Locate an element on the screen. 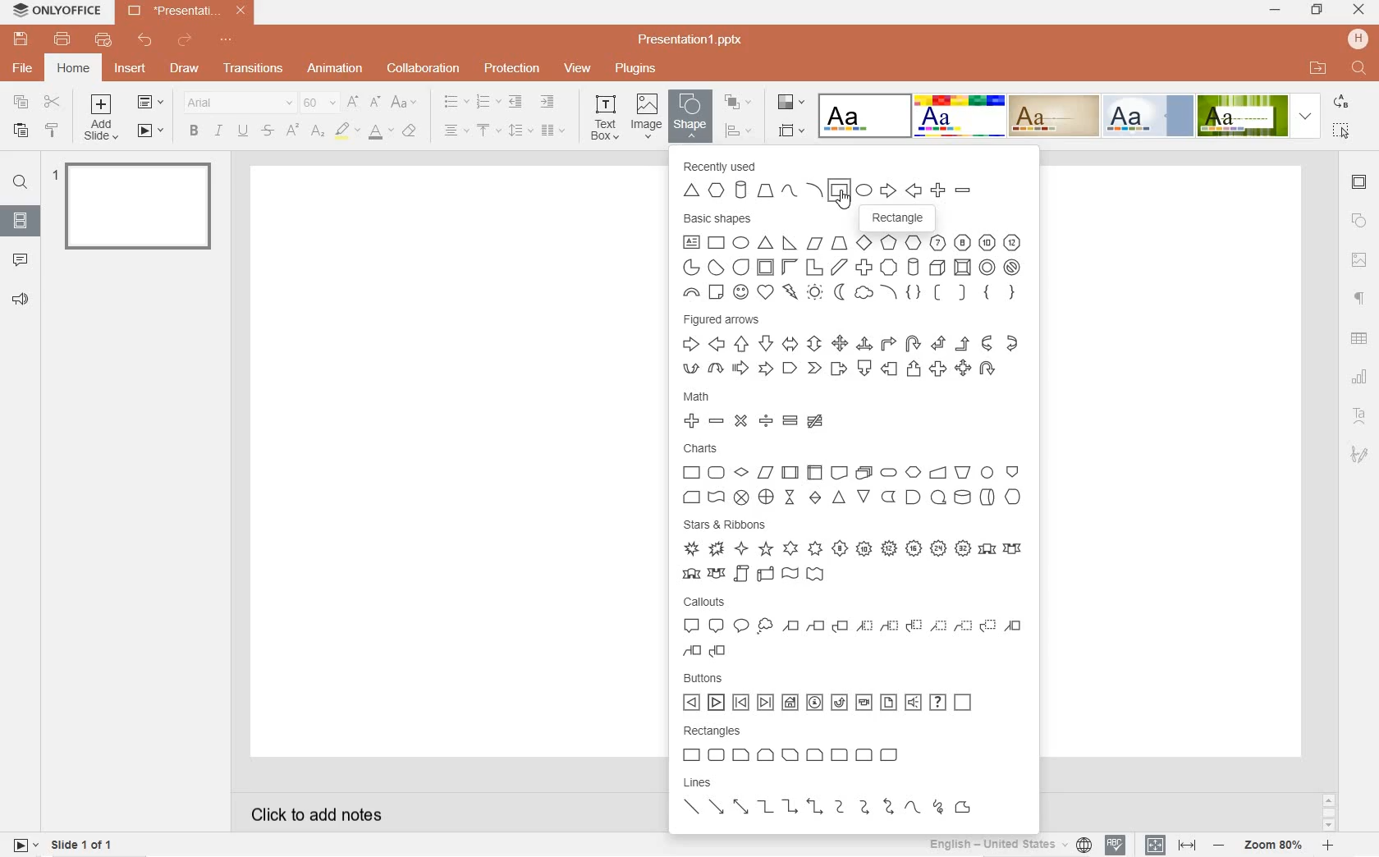 This screenshot has height=857, width=1379. Beginning button is located at coordinates (741, 703).